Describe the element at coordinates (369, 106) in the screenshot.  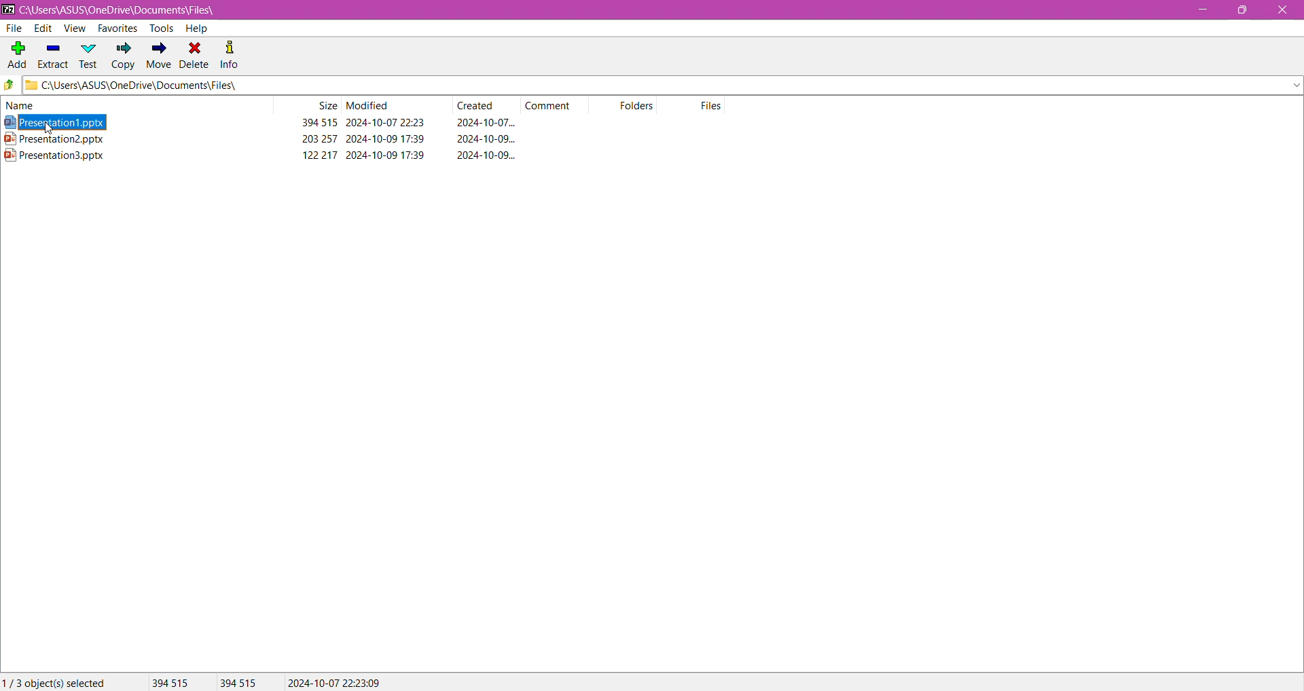
I see `Modified` at that location.